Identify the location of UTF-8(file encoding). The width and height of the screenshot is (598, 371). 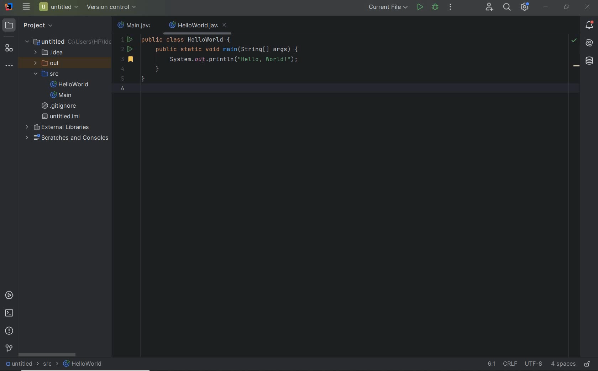
(533, 364).